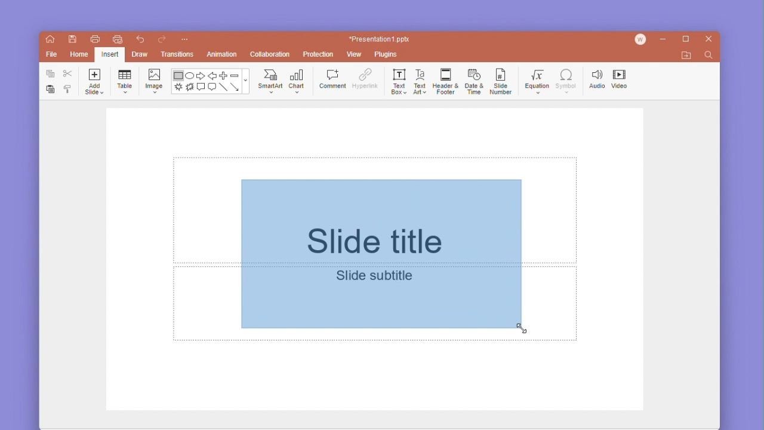 Image resolution: width=764 pixels, height=430 pixels. I want to click on collaboration, so click(270, 54).